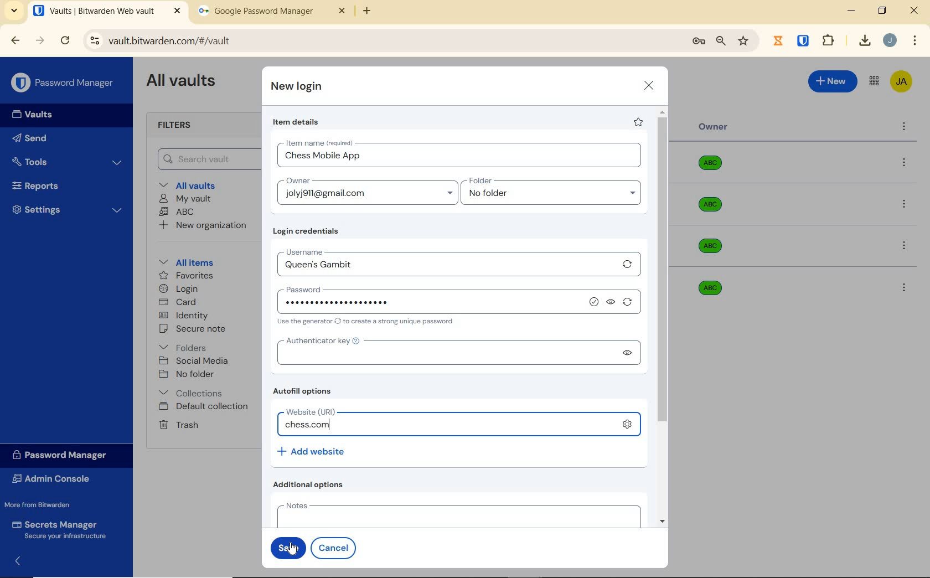 This screenshot has width=930, height=578. What do you see at coordinates (332, 412) in the screenshot?
I see `Website (URL)` at bounding box center [332, 412].